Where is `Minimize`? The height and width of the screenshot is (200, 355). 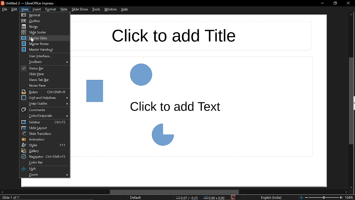
Minimize is located at coordinates (322, 4).